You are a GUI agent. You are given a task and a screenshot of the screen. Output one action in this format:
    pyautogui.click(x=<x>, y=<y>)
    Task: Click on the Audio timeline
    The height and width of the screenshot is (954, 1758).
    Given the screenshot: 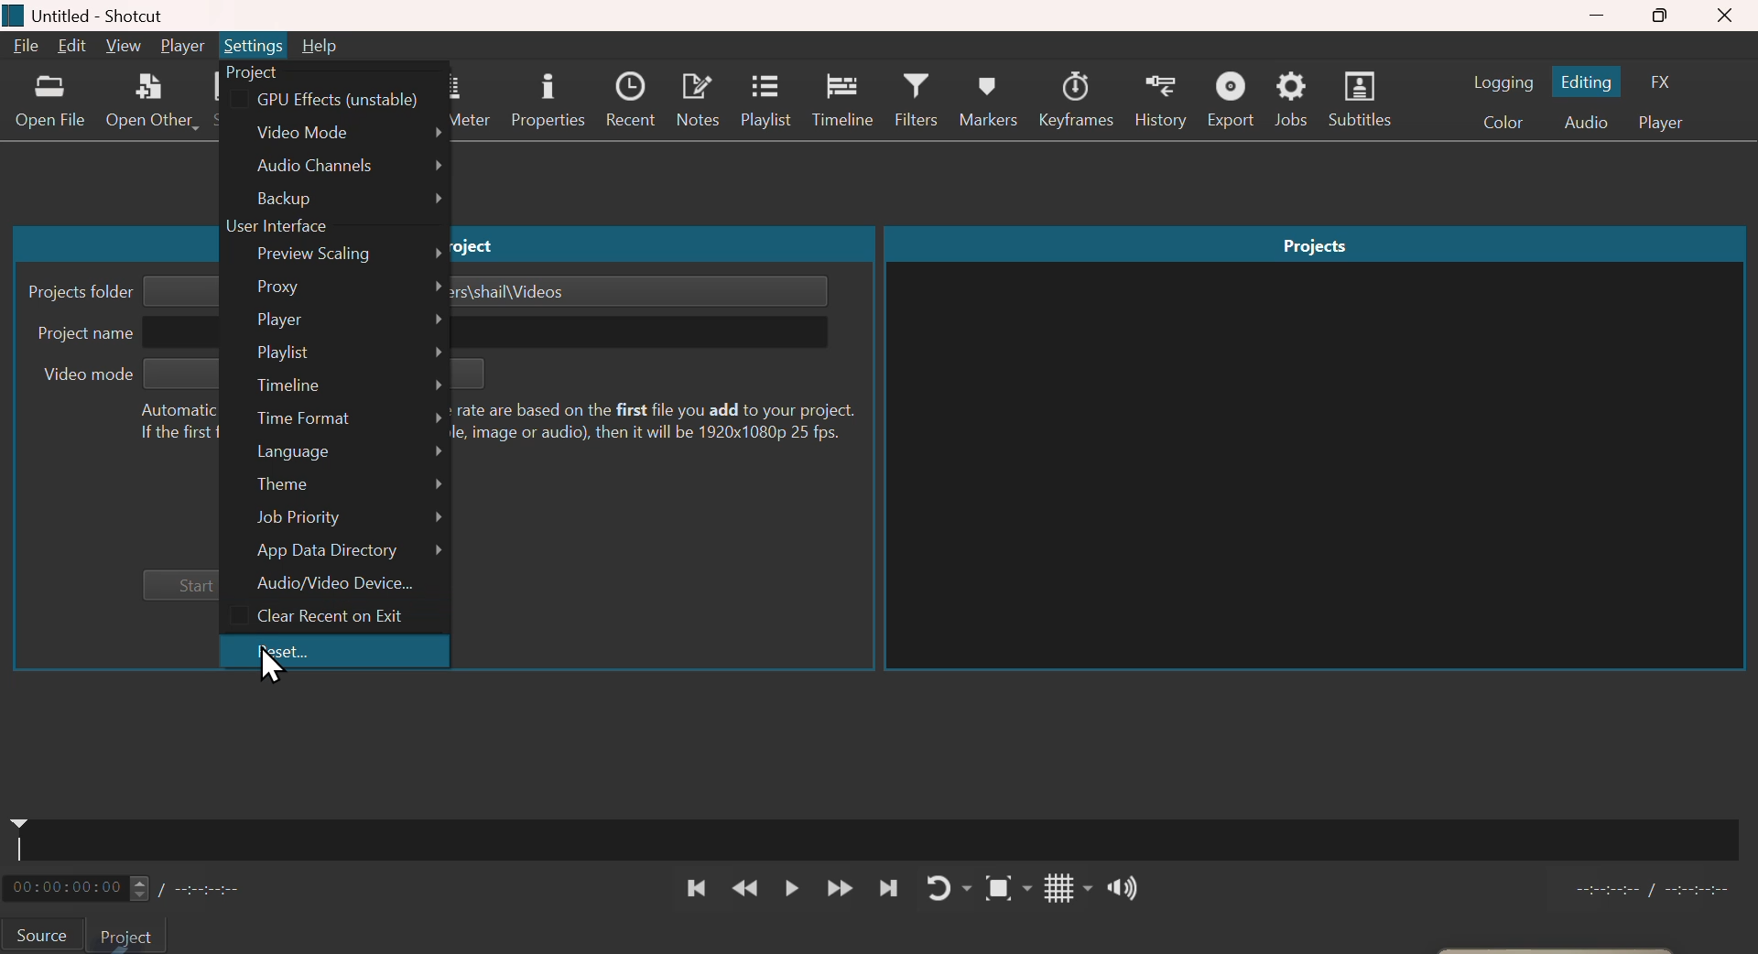 What is the action you would take?
    pyautogui.click(x=883, y=835)
    